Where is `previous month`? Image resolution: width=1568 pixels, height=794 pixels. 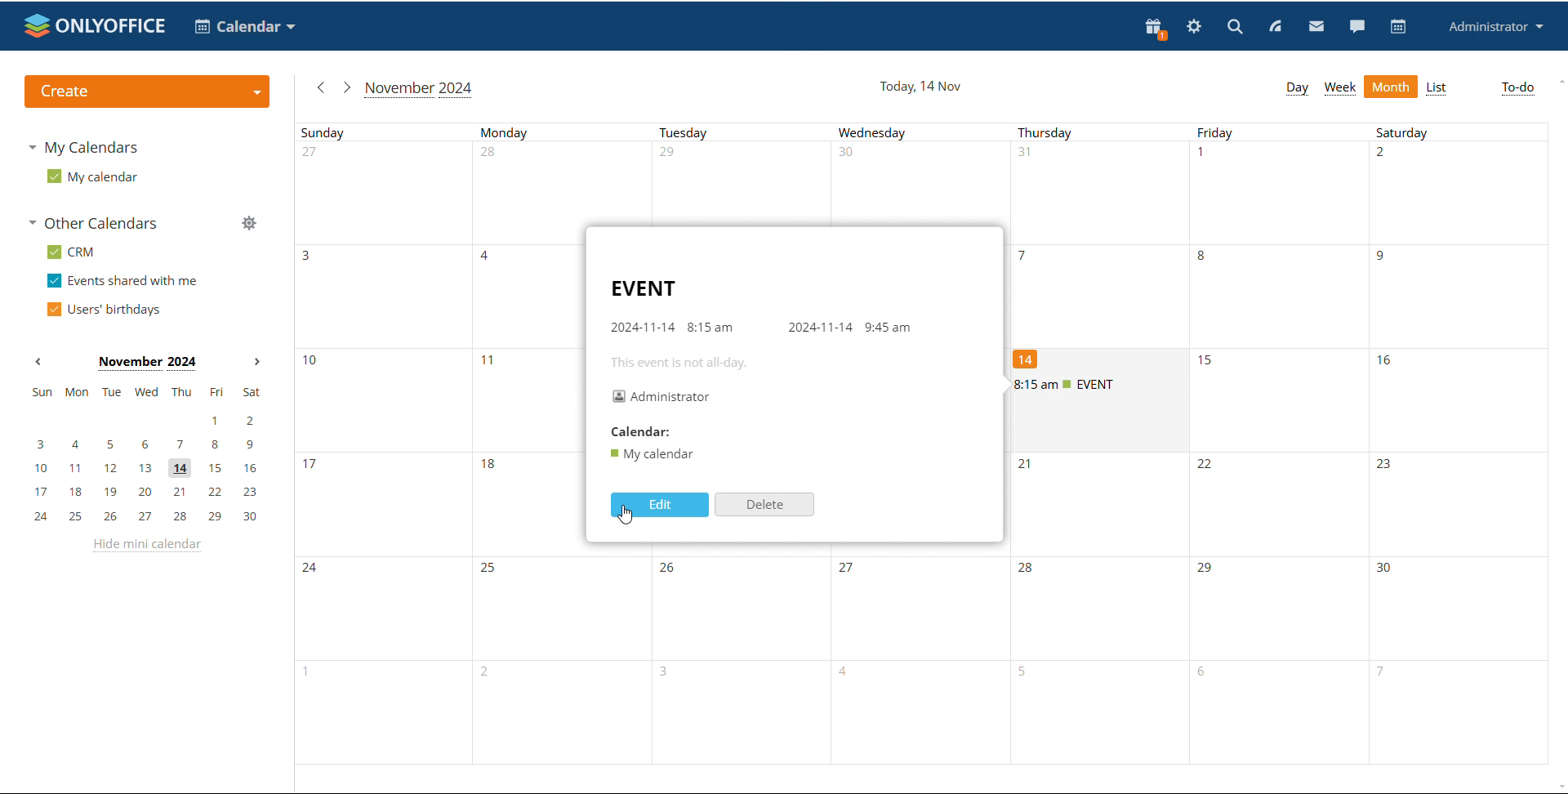
previous month is located at coordinates (38, 362).